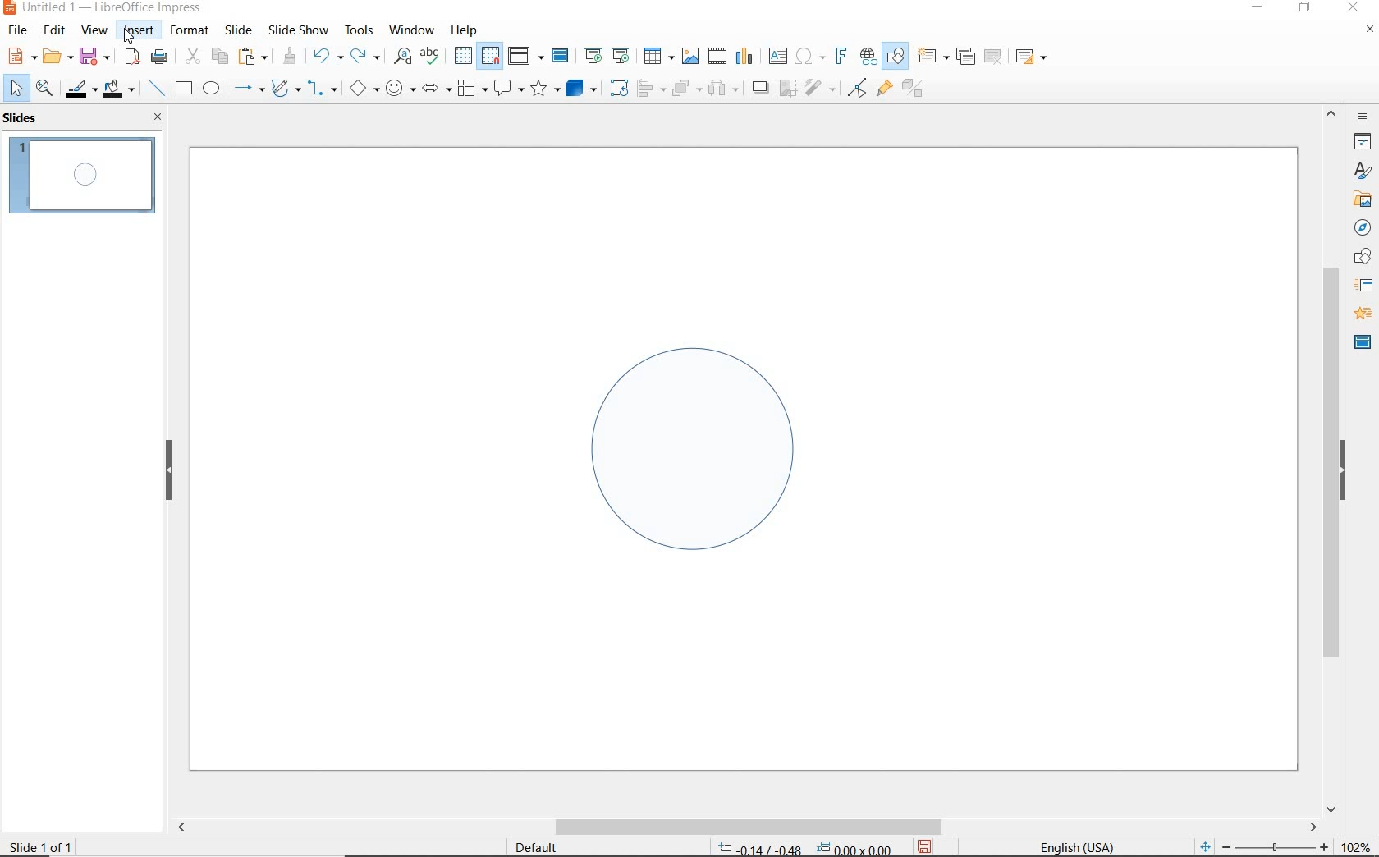  What do you see at coordinates (1369, 33) in the screenshot?
I see `close document` at bounding box center [1369, 33].